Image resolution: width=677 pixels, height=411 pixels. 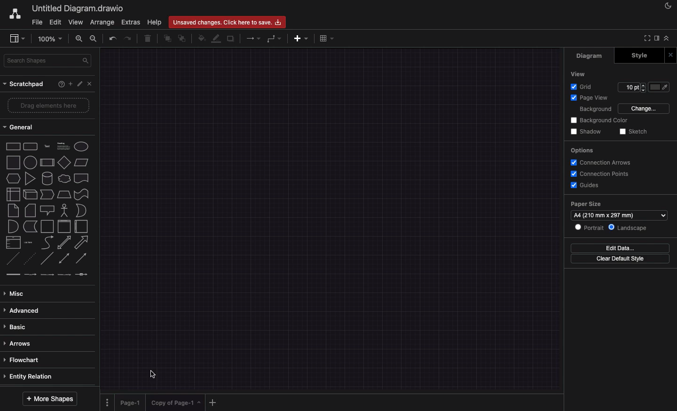 What do you see at coordinates (81, 147) in the screenshot?
I see `ellipse` at bounding box center [81, 147].